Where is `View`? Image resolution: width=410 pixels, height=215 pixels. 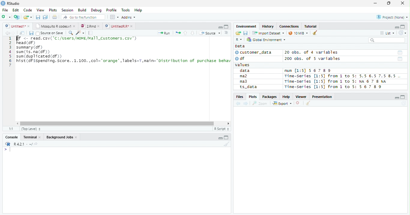 View is located at coordinates (41, 10).